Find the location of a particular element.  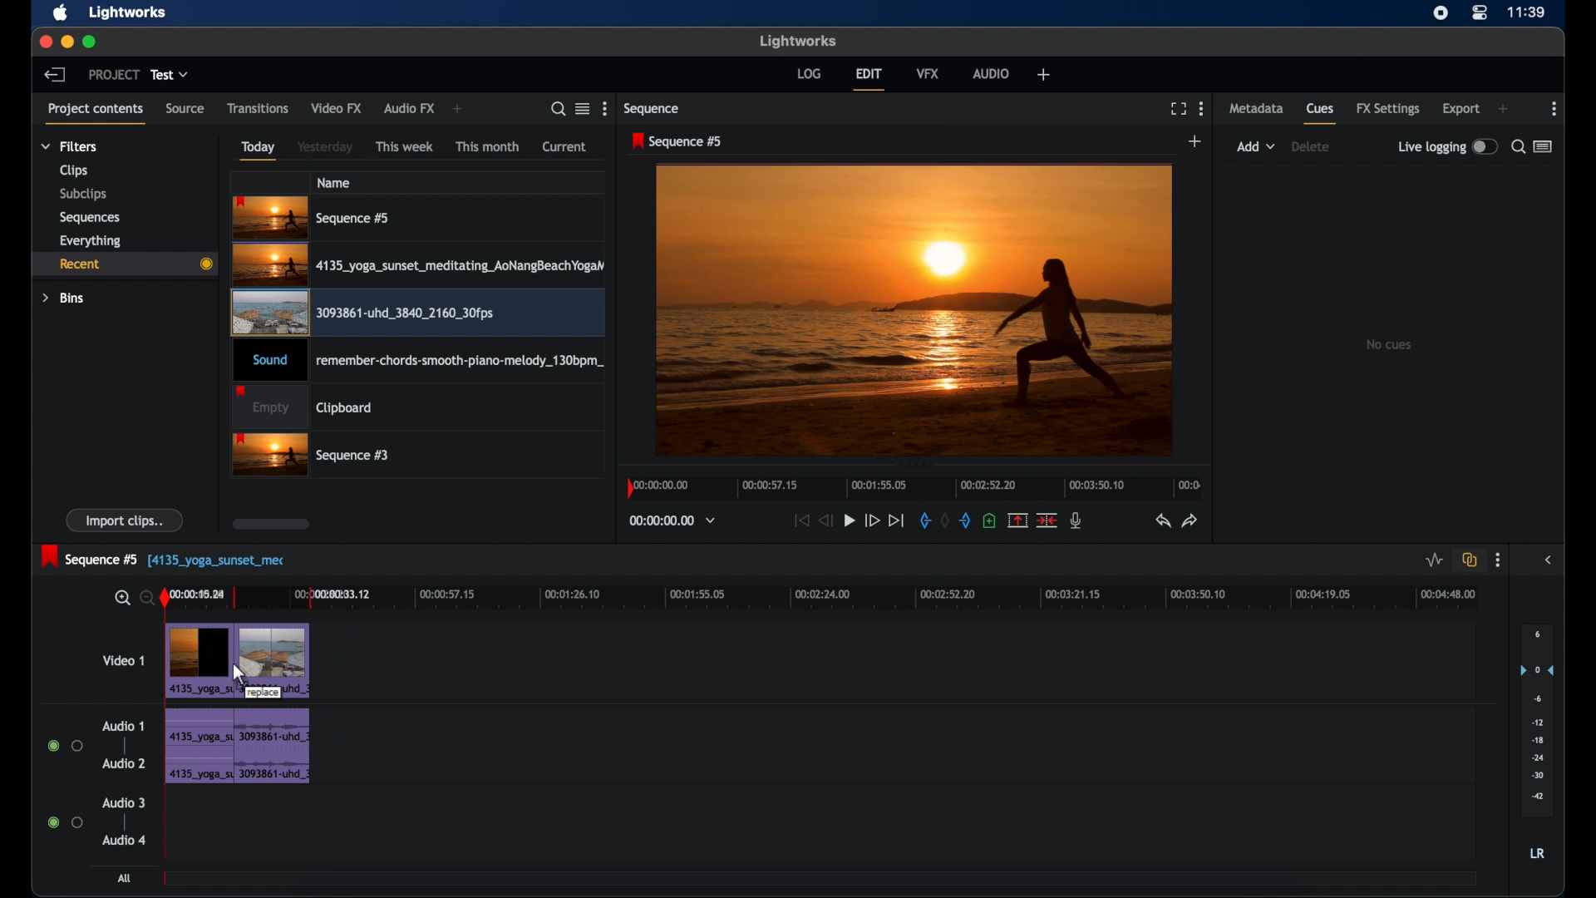

fast forward is located at coordinates (871, 521).